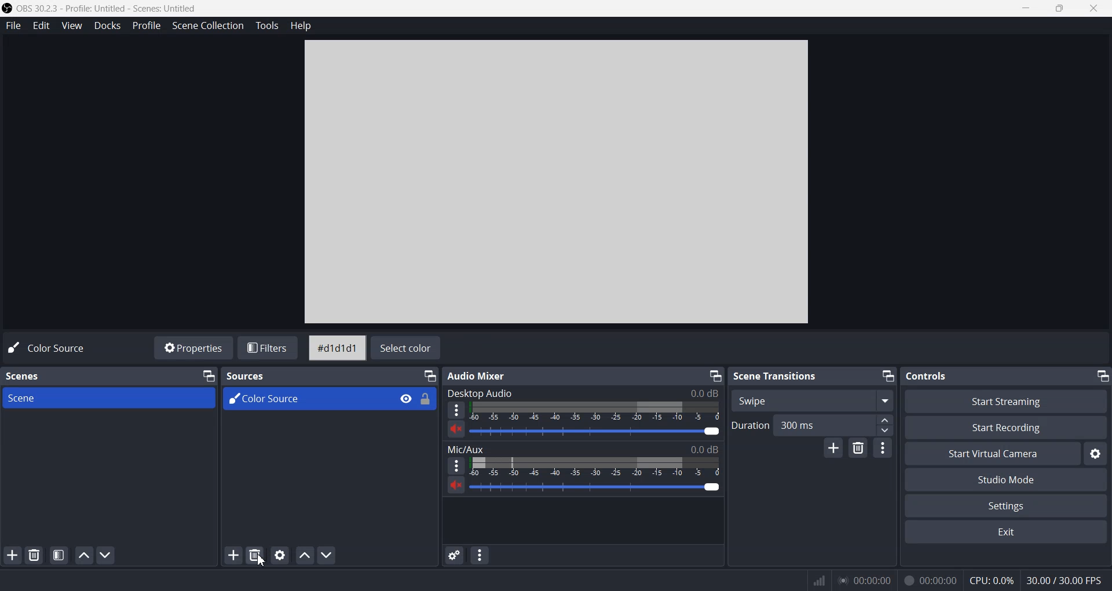  Describe the element at coordinates (859, 448) in the screenshot. I see `Remove configurable transition` at that location.